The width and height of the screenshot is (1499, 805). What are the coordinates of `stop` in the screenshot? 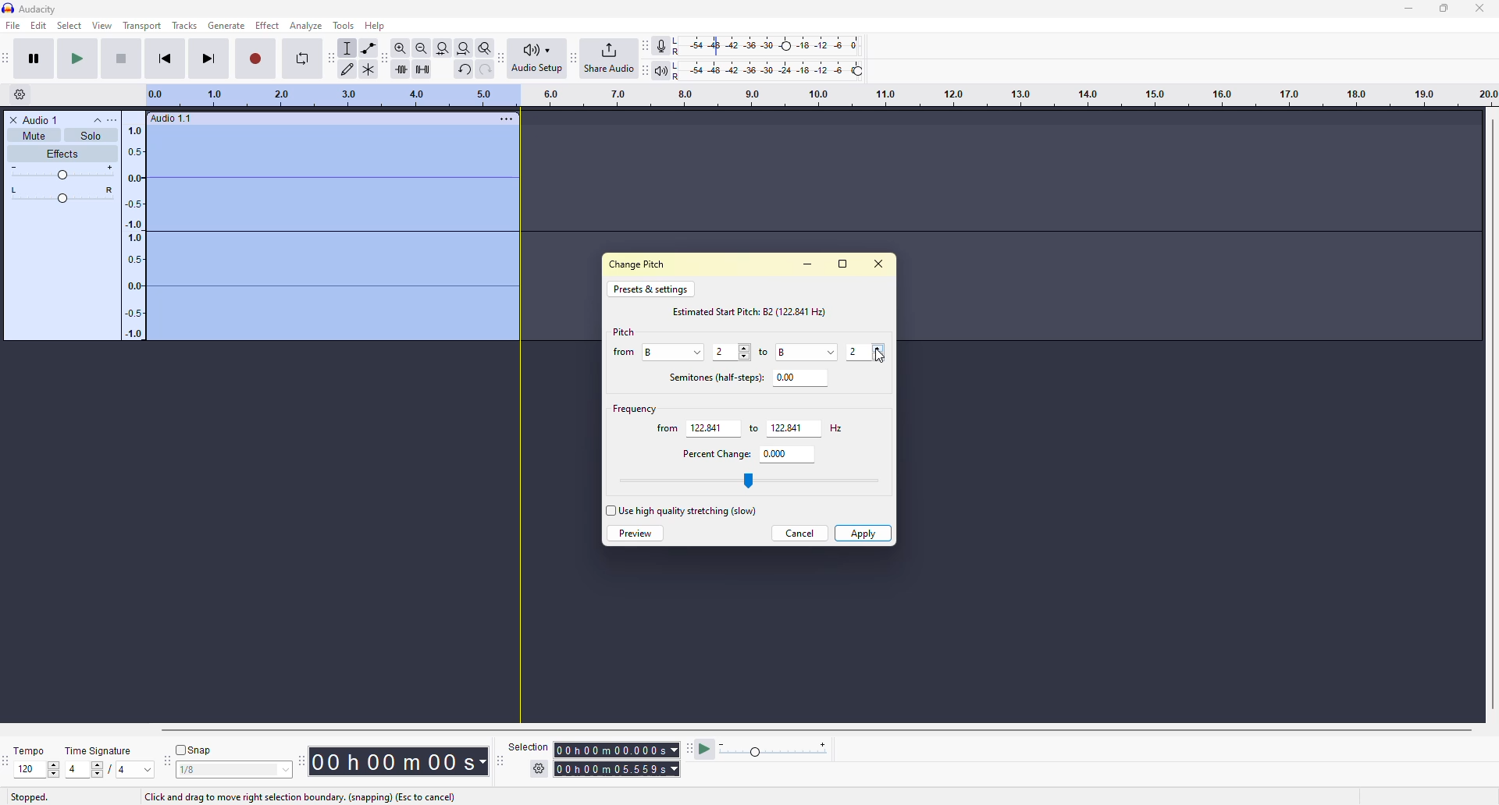 It's located at (119, 59).